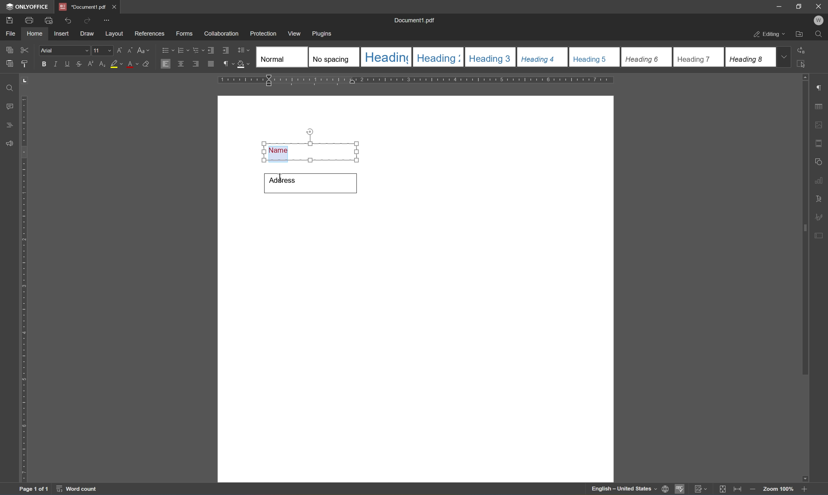 This screenshot has height=495, width=828. I want to click on welcome, so click(818, 20).